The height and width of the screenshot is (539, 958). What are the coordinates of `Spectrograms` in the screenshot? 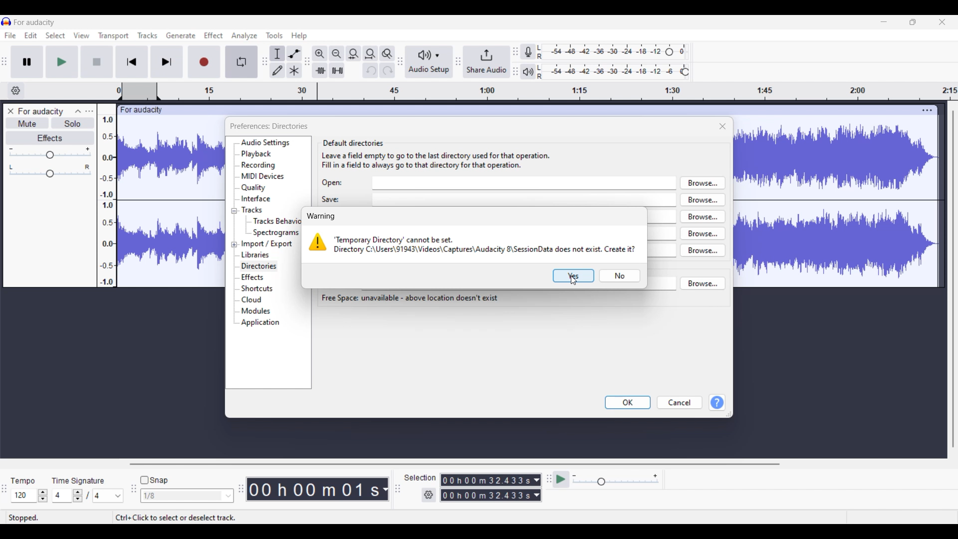 It's located at (277, 233).